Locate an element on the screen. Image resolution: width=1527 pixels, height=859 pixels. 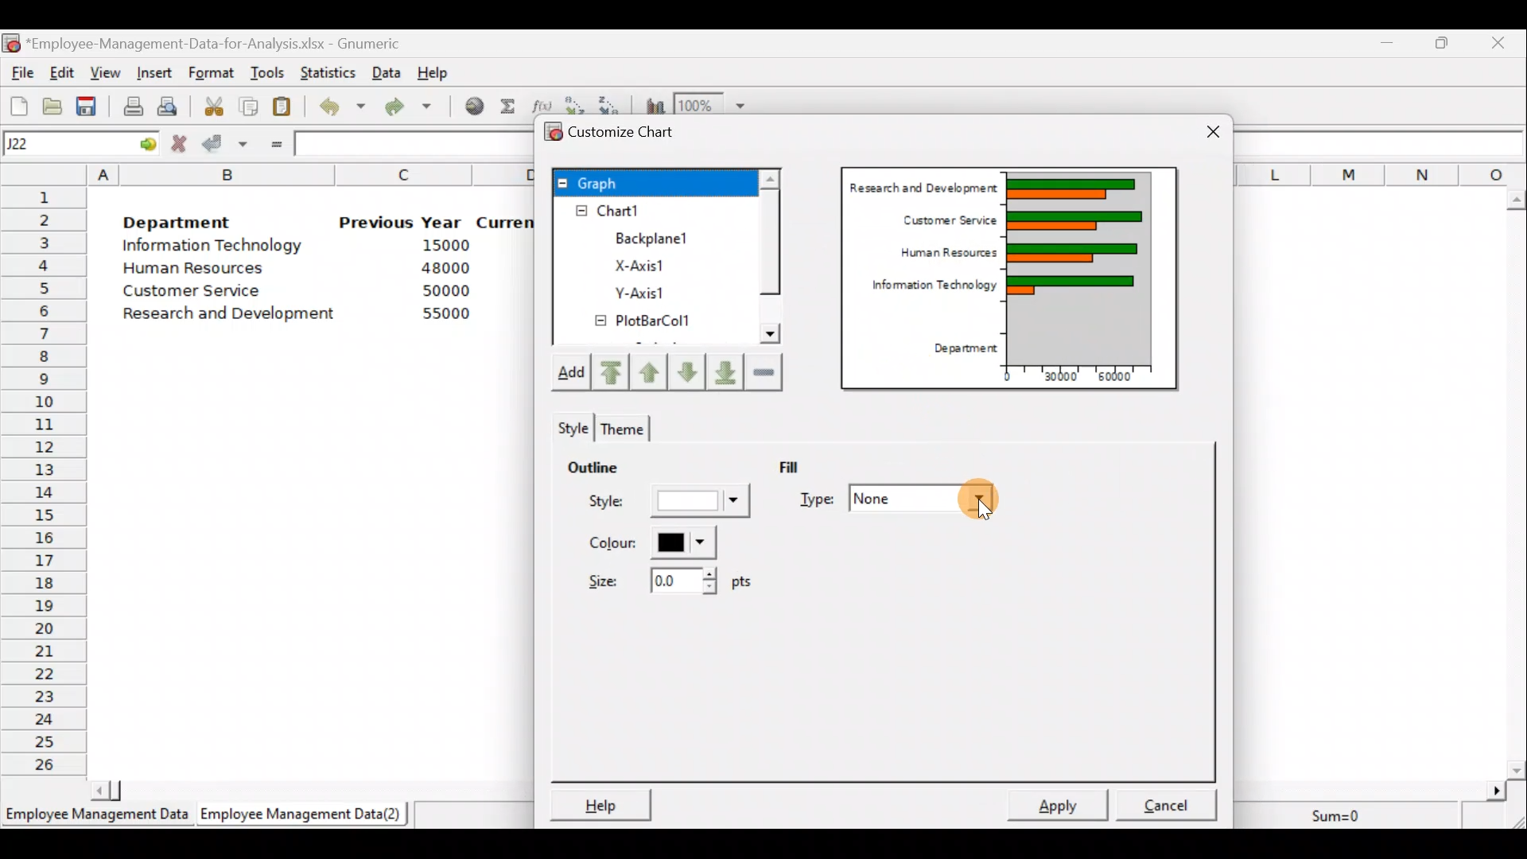
‘Employee-Management-Data-for-Analysis.xlsx - Gnumeric is located at coordinates (230, 44).